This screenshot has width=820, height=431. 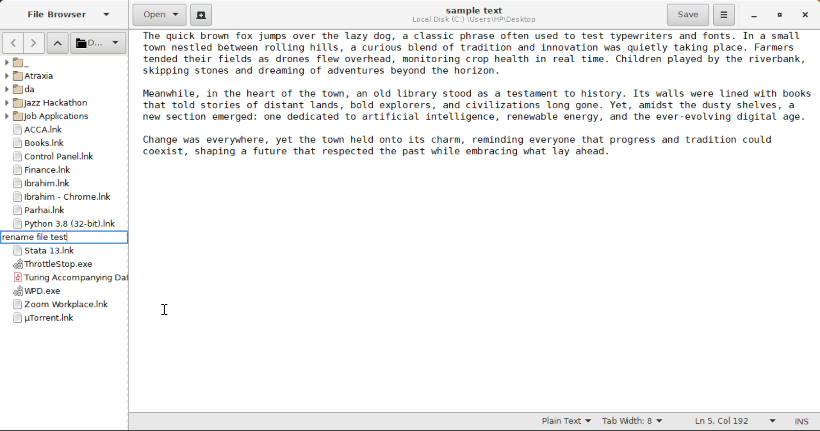 I want to click on Jazz Hackathon Folder, so click(x=57, y=103).